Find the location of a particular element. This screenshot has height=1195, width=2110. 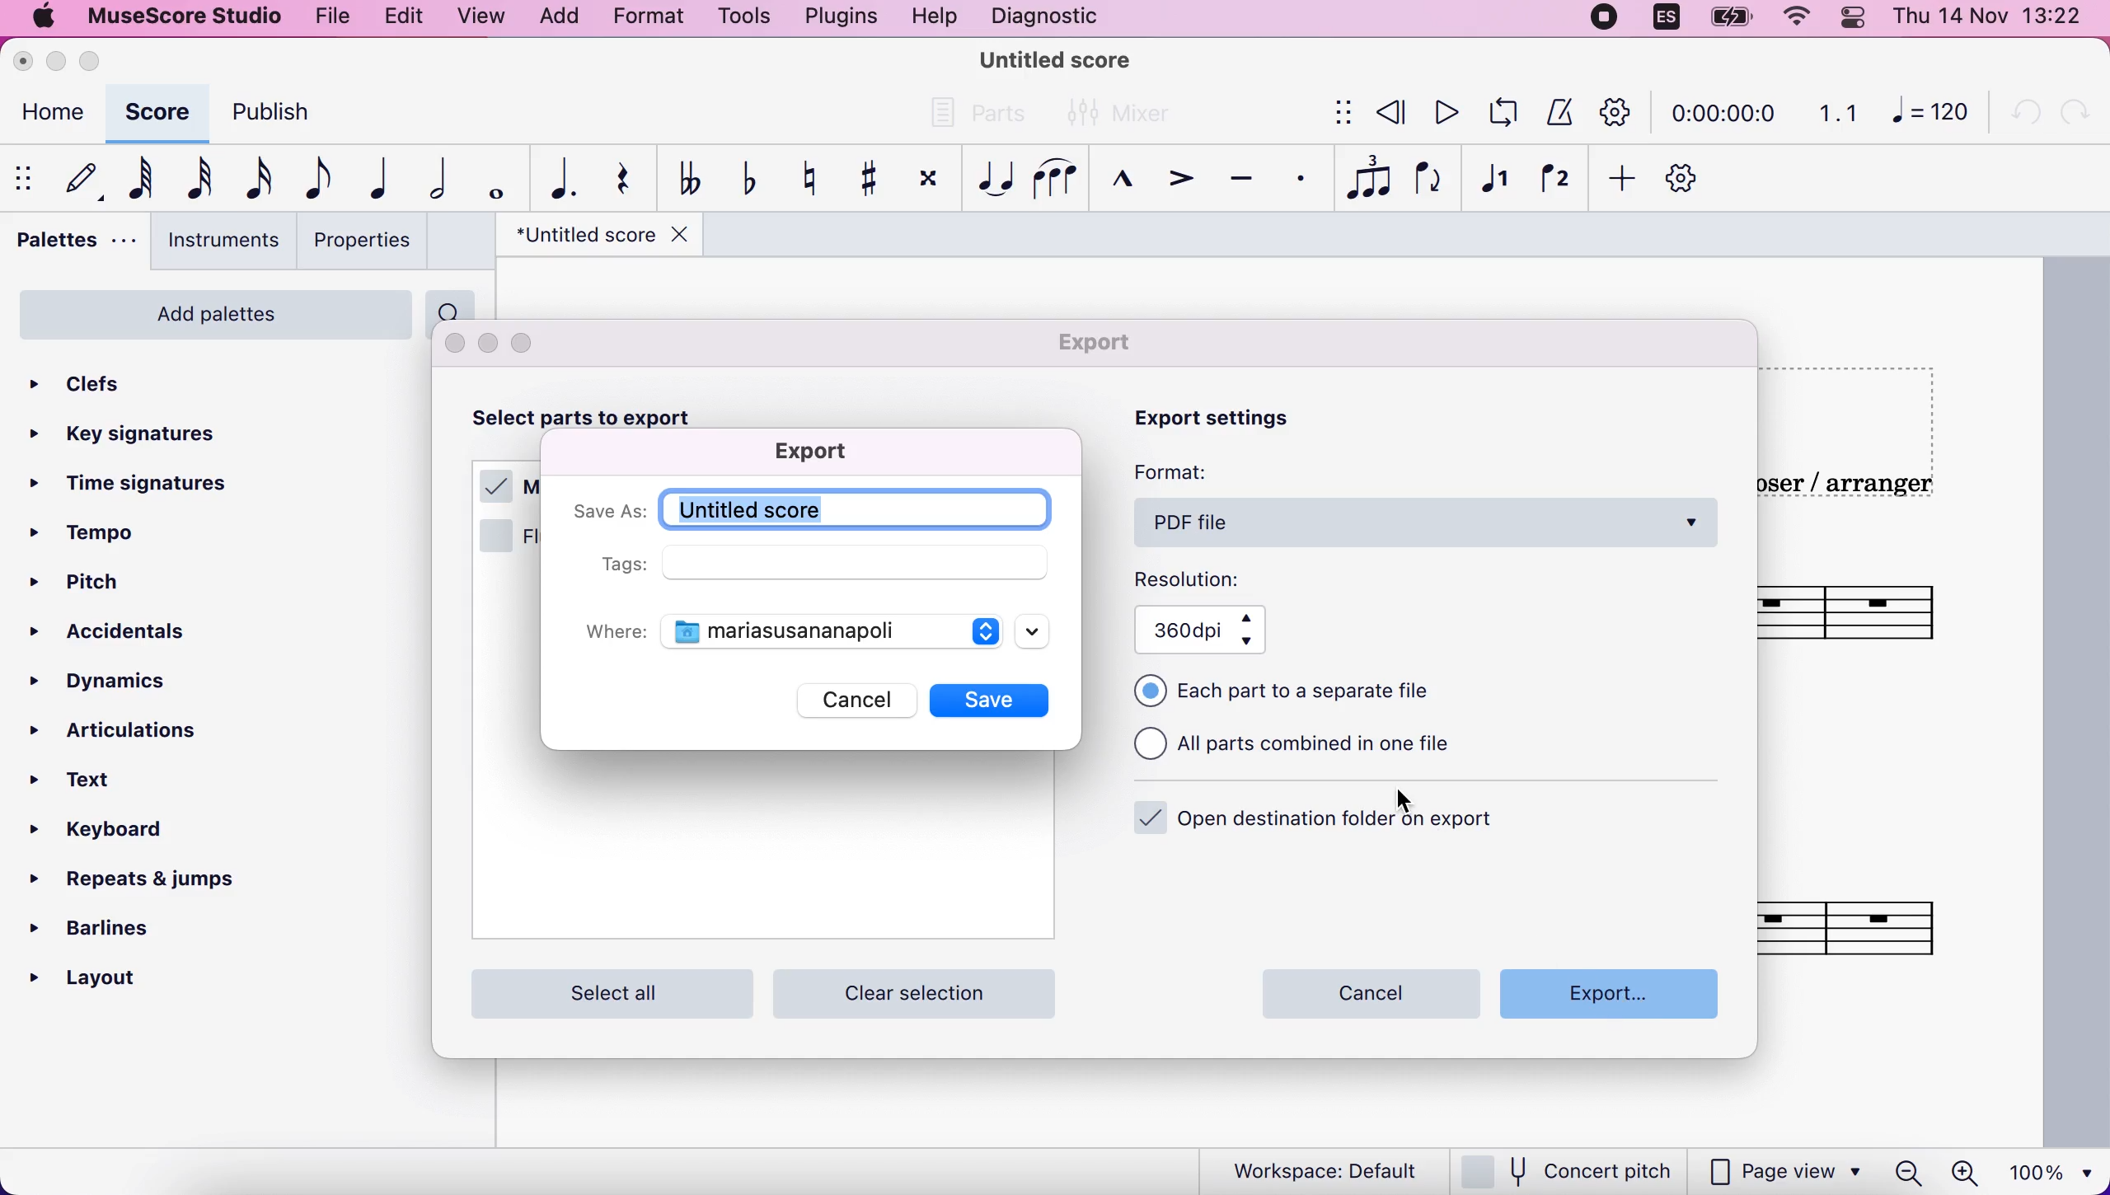

dynamics is located at coordinates (128, 682).